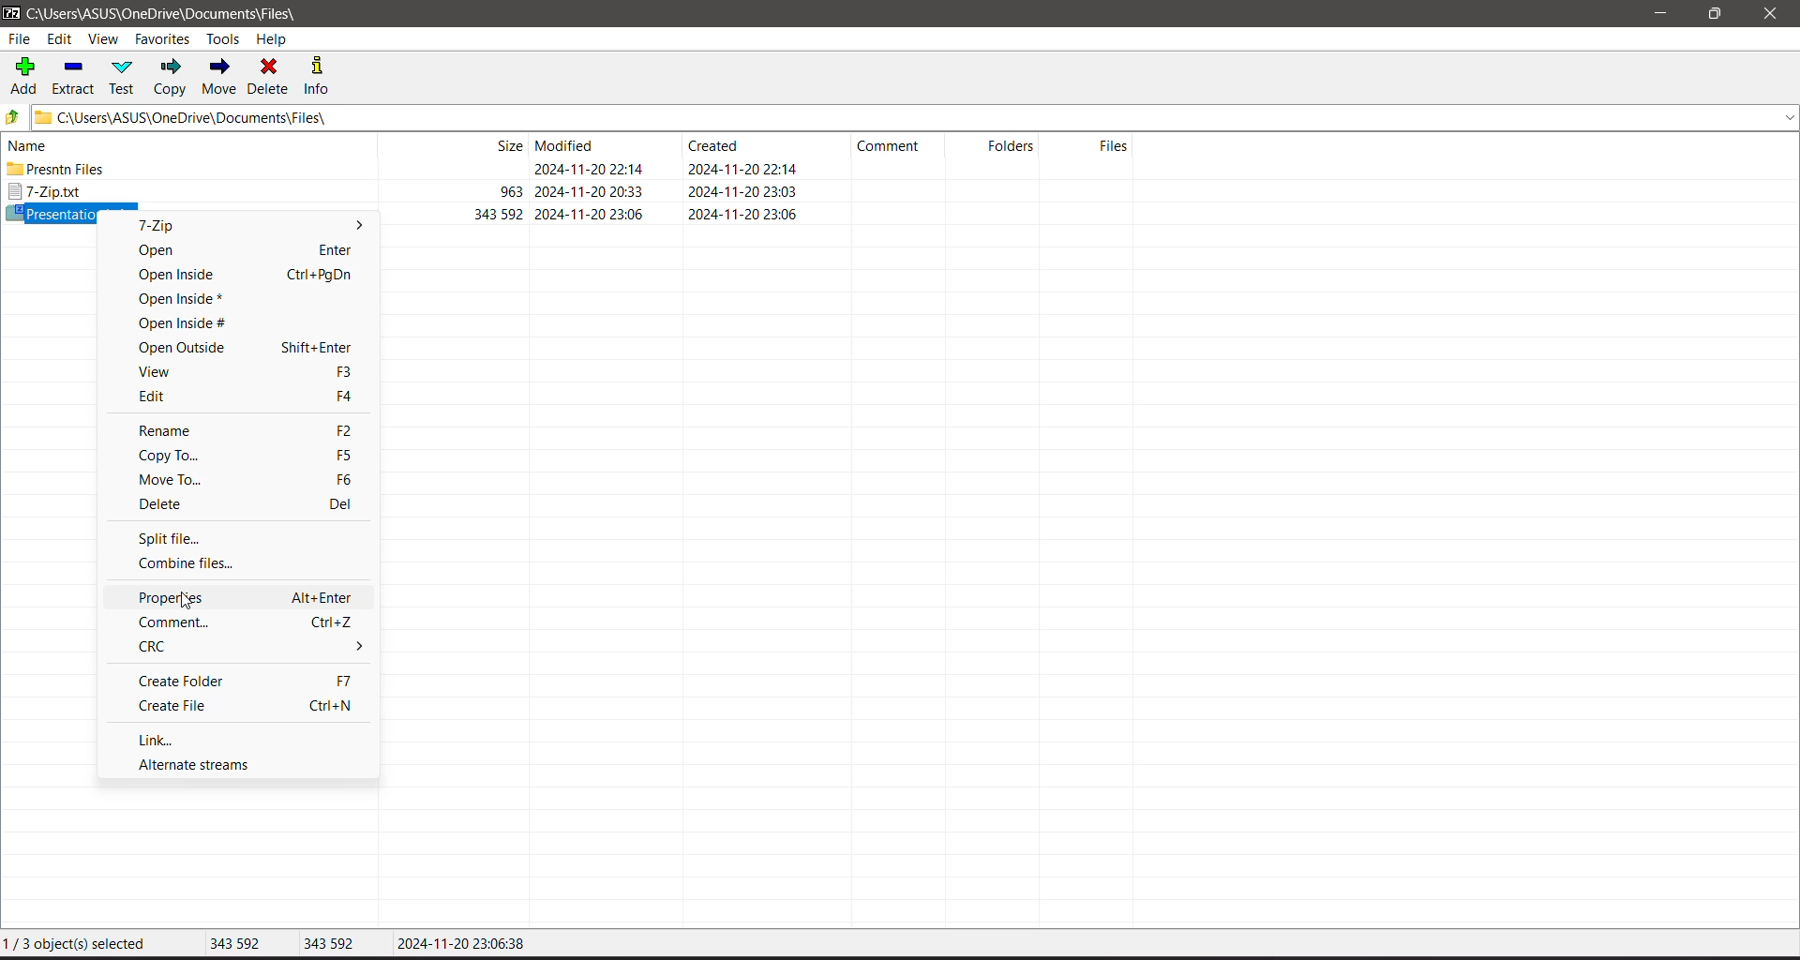 The width and height of the screenshot is (1800, 960). What do you see at coordinates (226, 596) in the screenshot?
I see `Properties` at bounding box center [226, 596].